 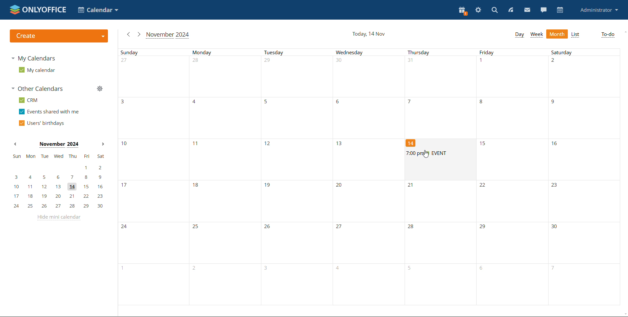 I want to click on list view, so click(x=576, y=34).